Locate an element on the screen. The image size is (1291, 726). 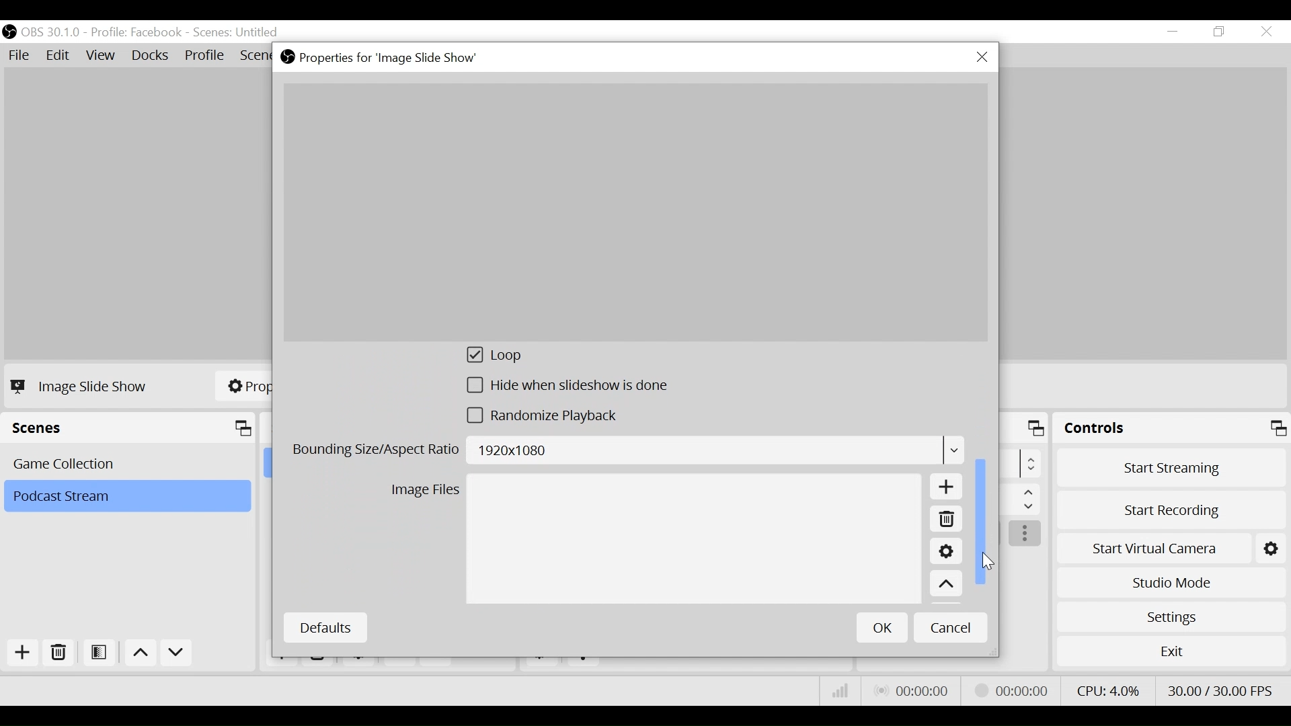
Frame Per Second is located at coordinates (1220, 688).